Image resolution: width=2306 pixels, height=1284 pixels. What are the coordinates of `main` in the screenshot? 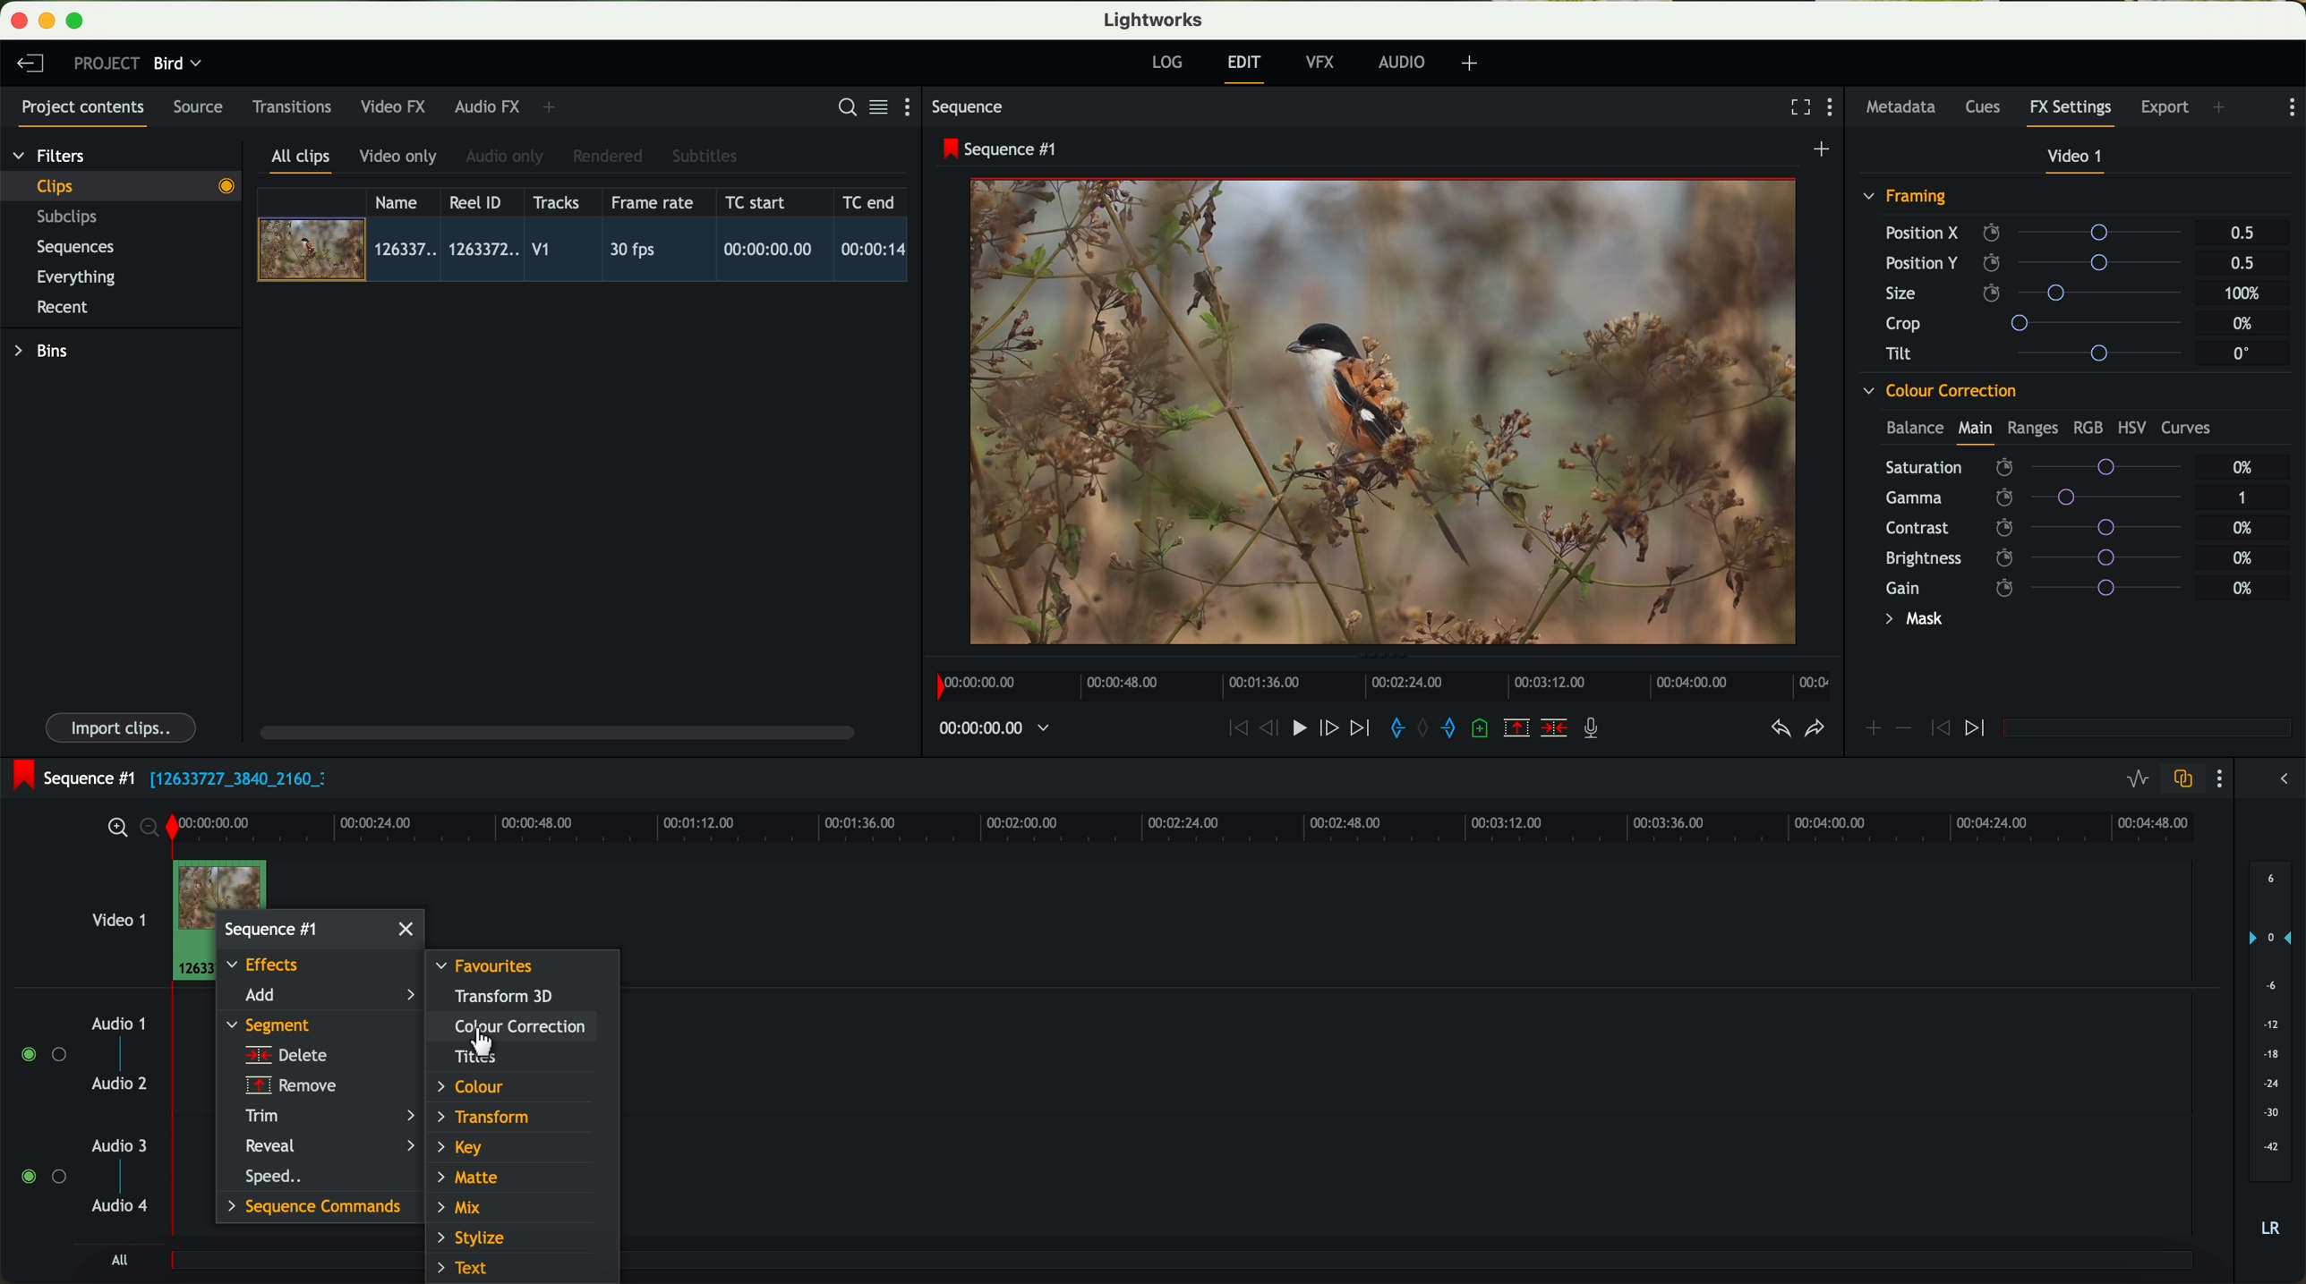 It's located at (1975, 431).